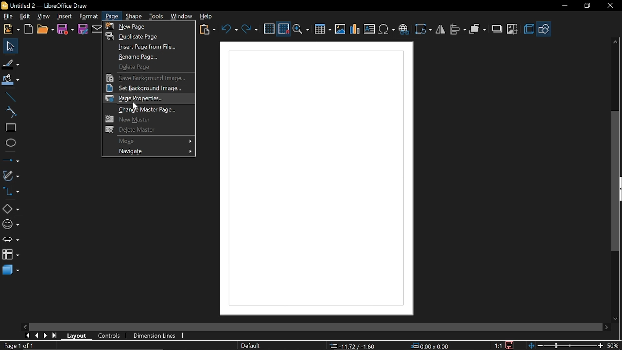 This screenshot has height=350, width=622. What do you see at coordinates (614, 318) in the screenshot?
I see `MOve down` at bounding box center [614, 318].